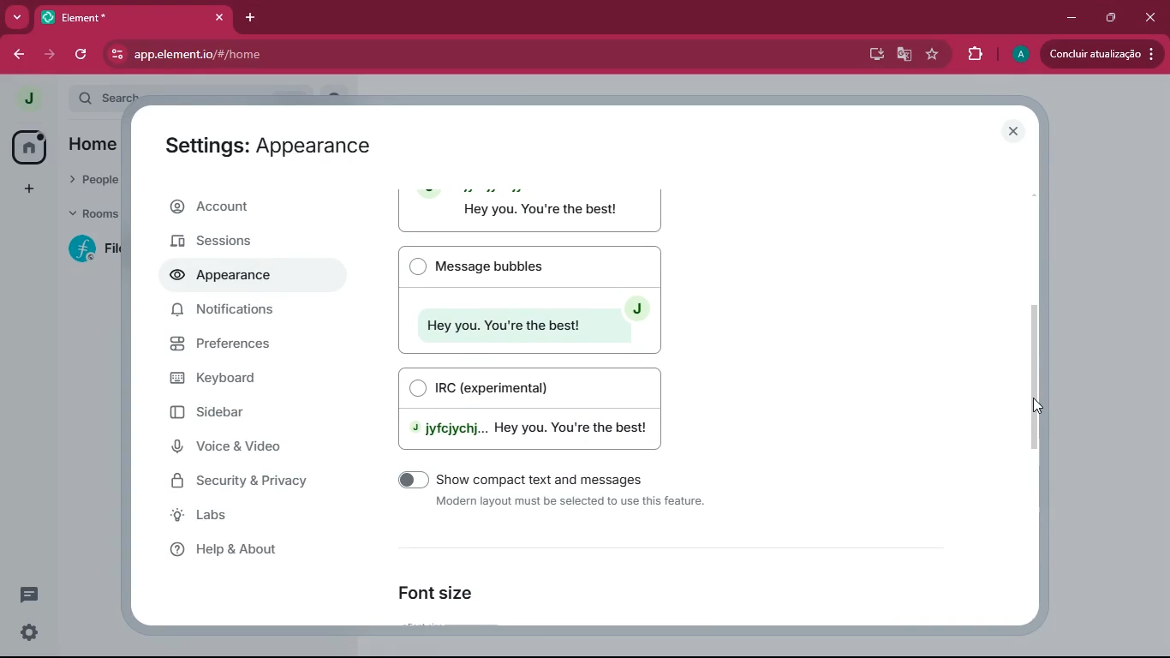 The height and width of the screenshot is (658, 1170). I want to click on sidebar, so click(255, 417).